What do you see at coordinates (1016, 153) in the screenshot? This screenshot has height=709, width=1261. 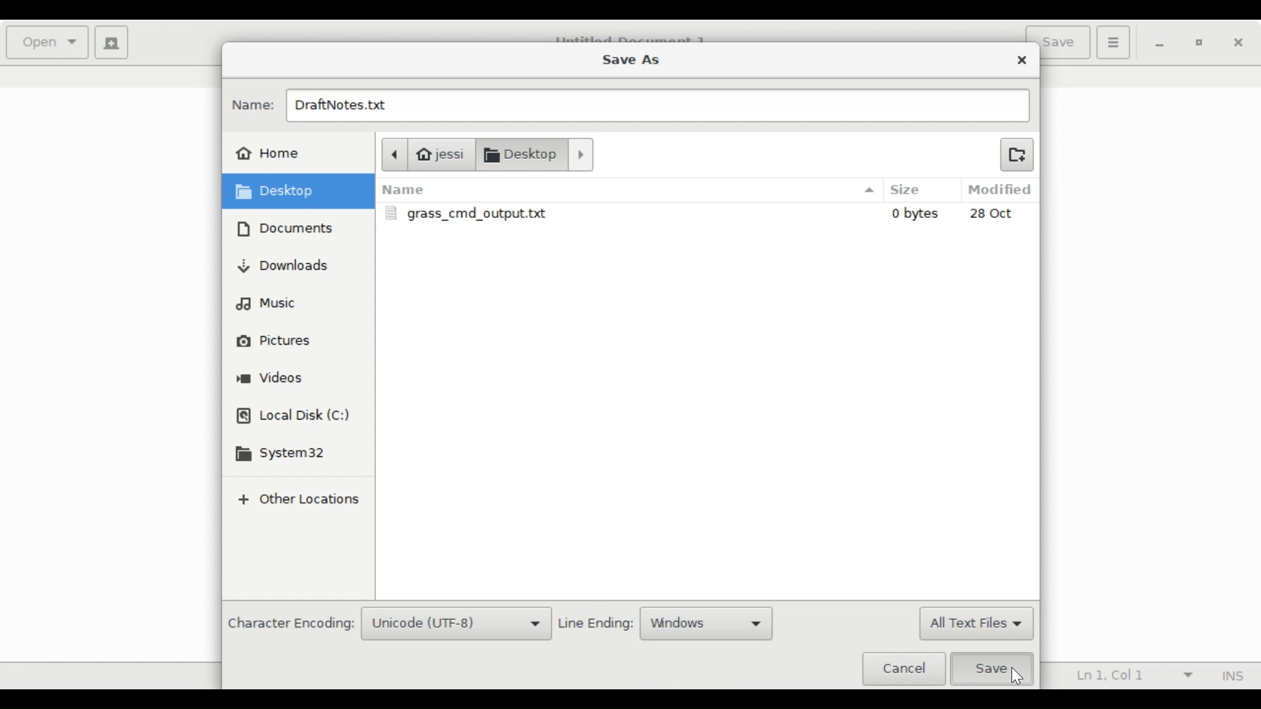 I see `Create new Folder` at bounding box center [1016, 153].